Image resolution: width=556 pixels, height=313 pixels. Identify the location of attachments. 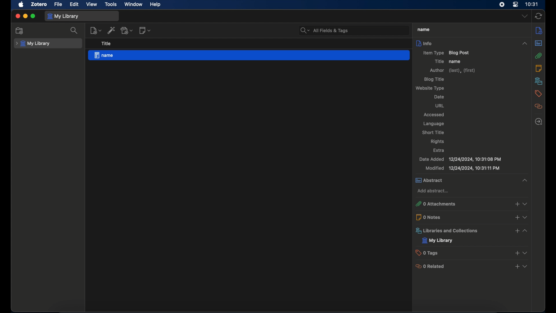
(539, 56).